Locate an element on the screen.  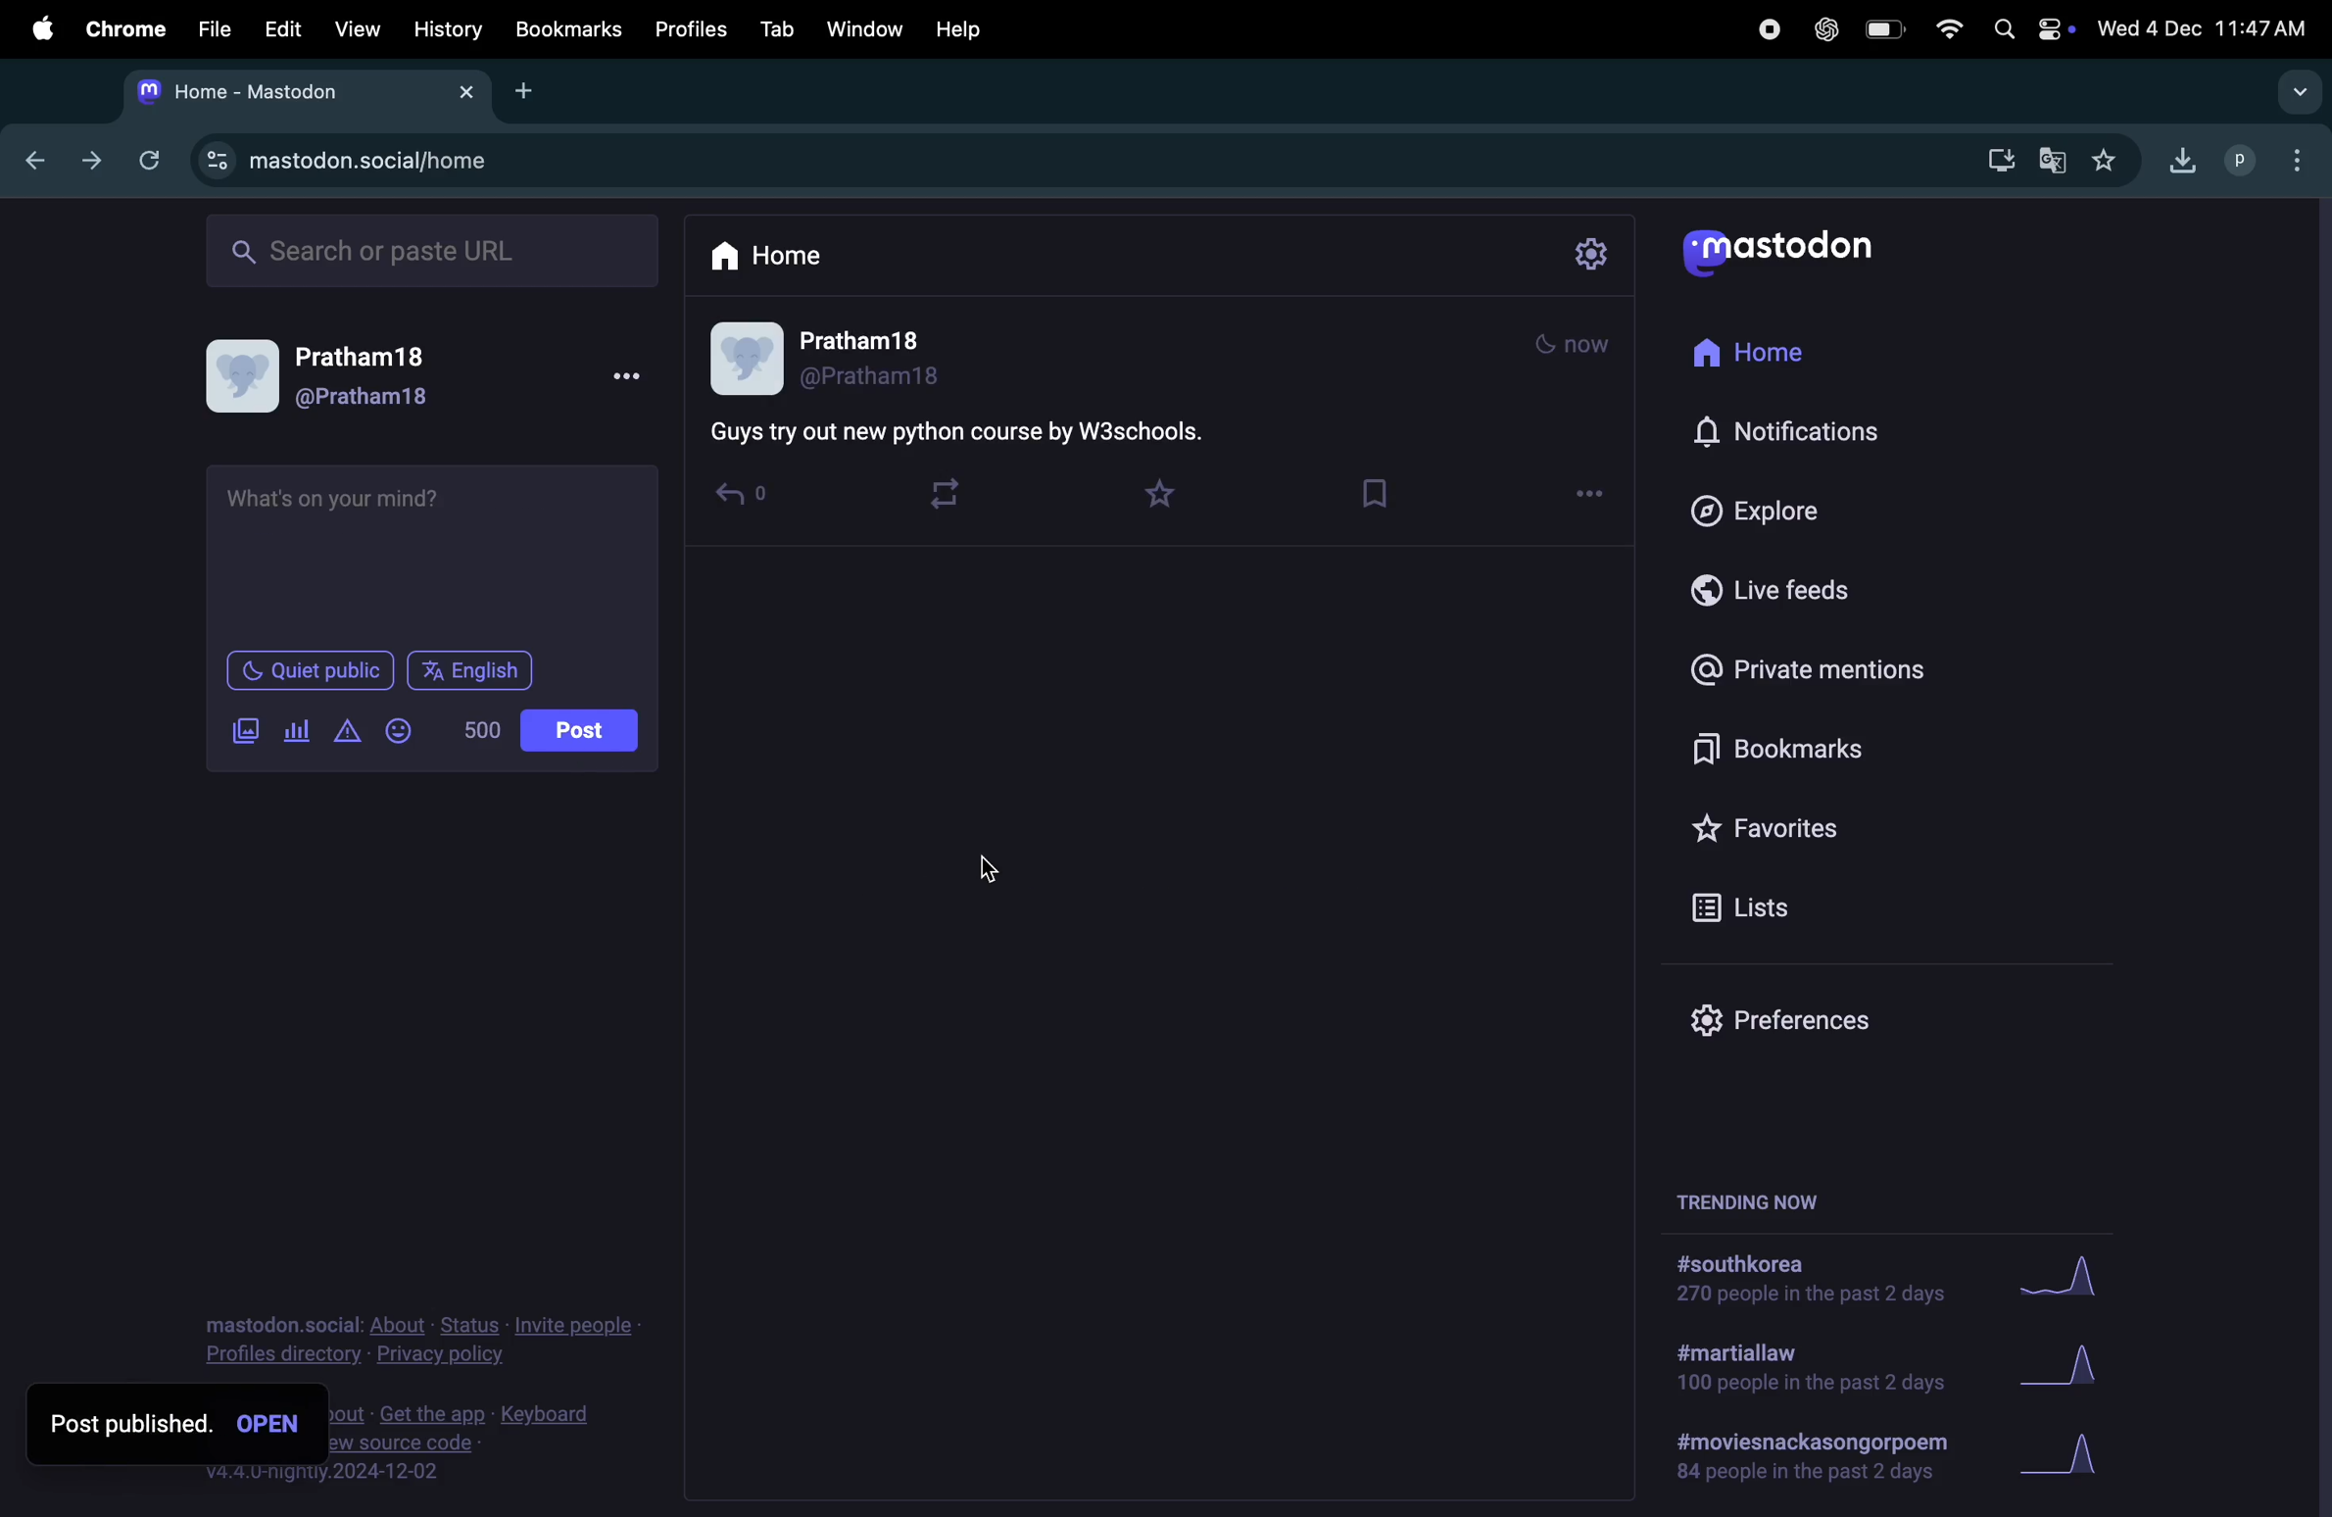
downloads is located at coordinates (2184, 160).